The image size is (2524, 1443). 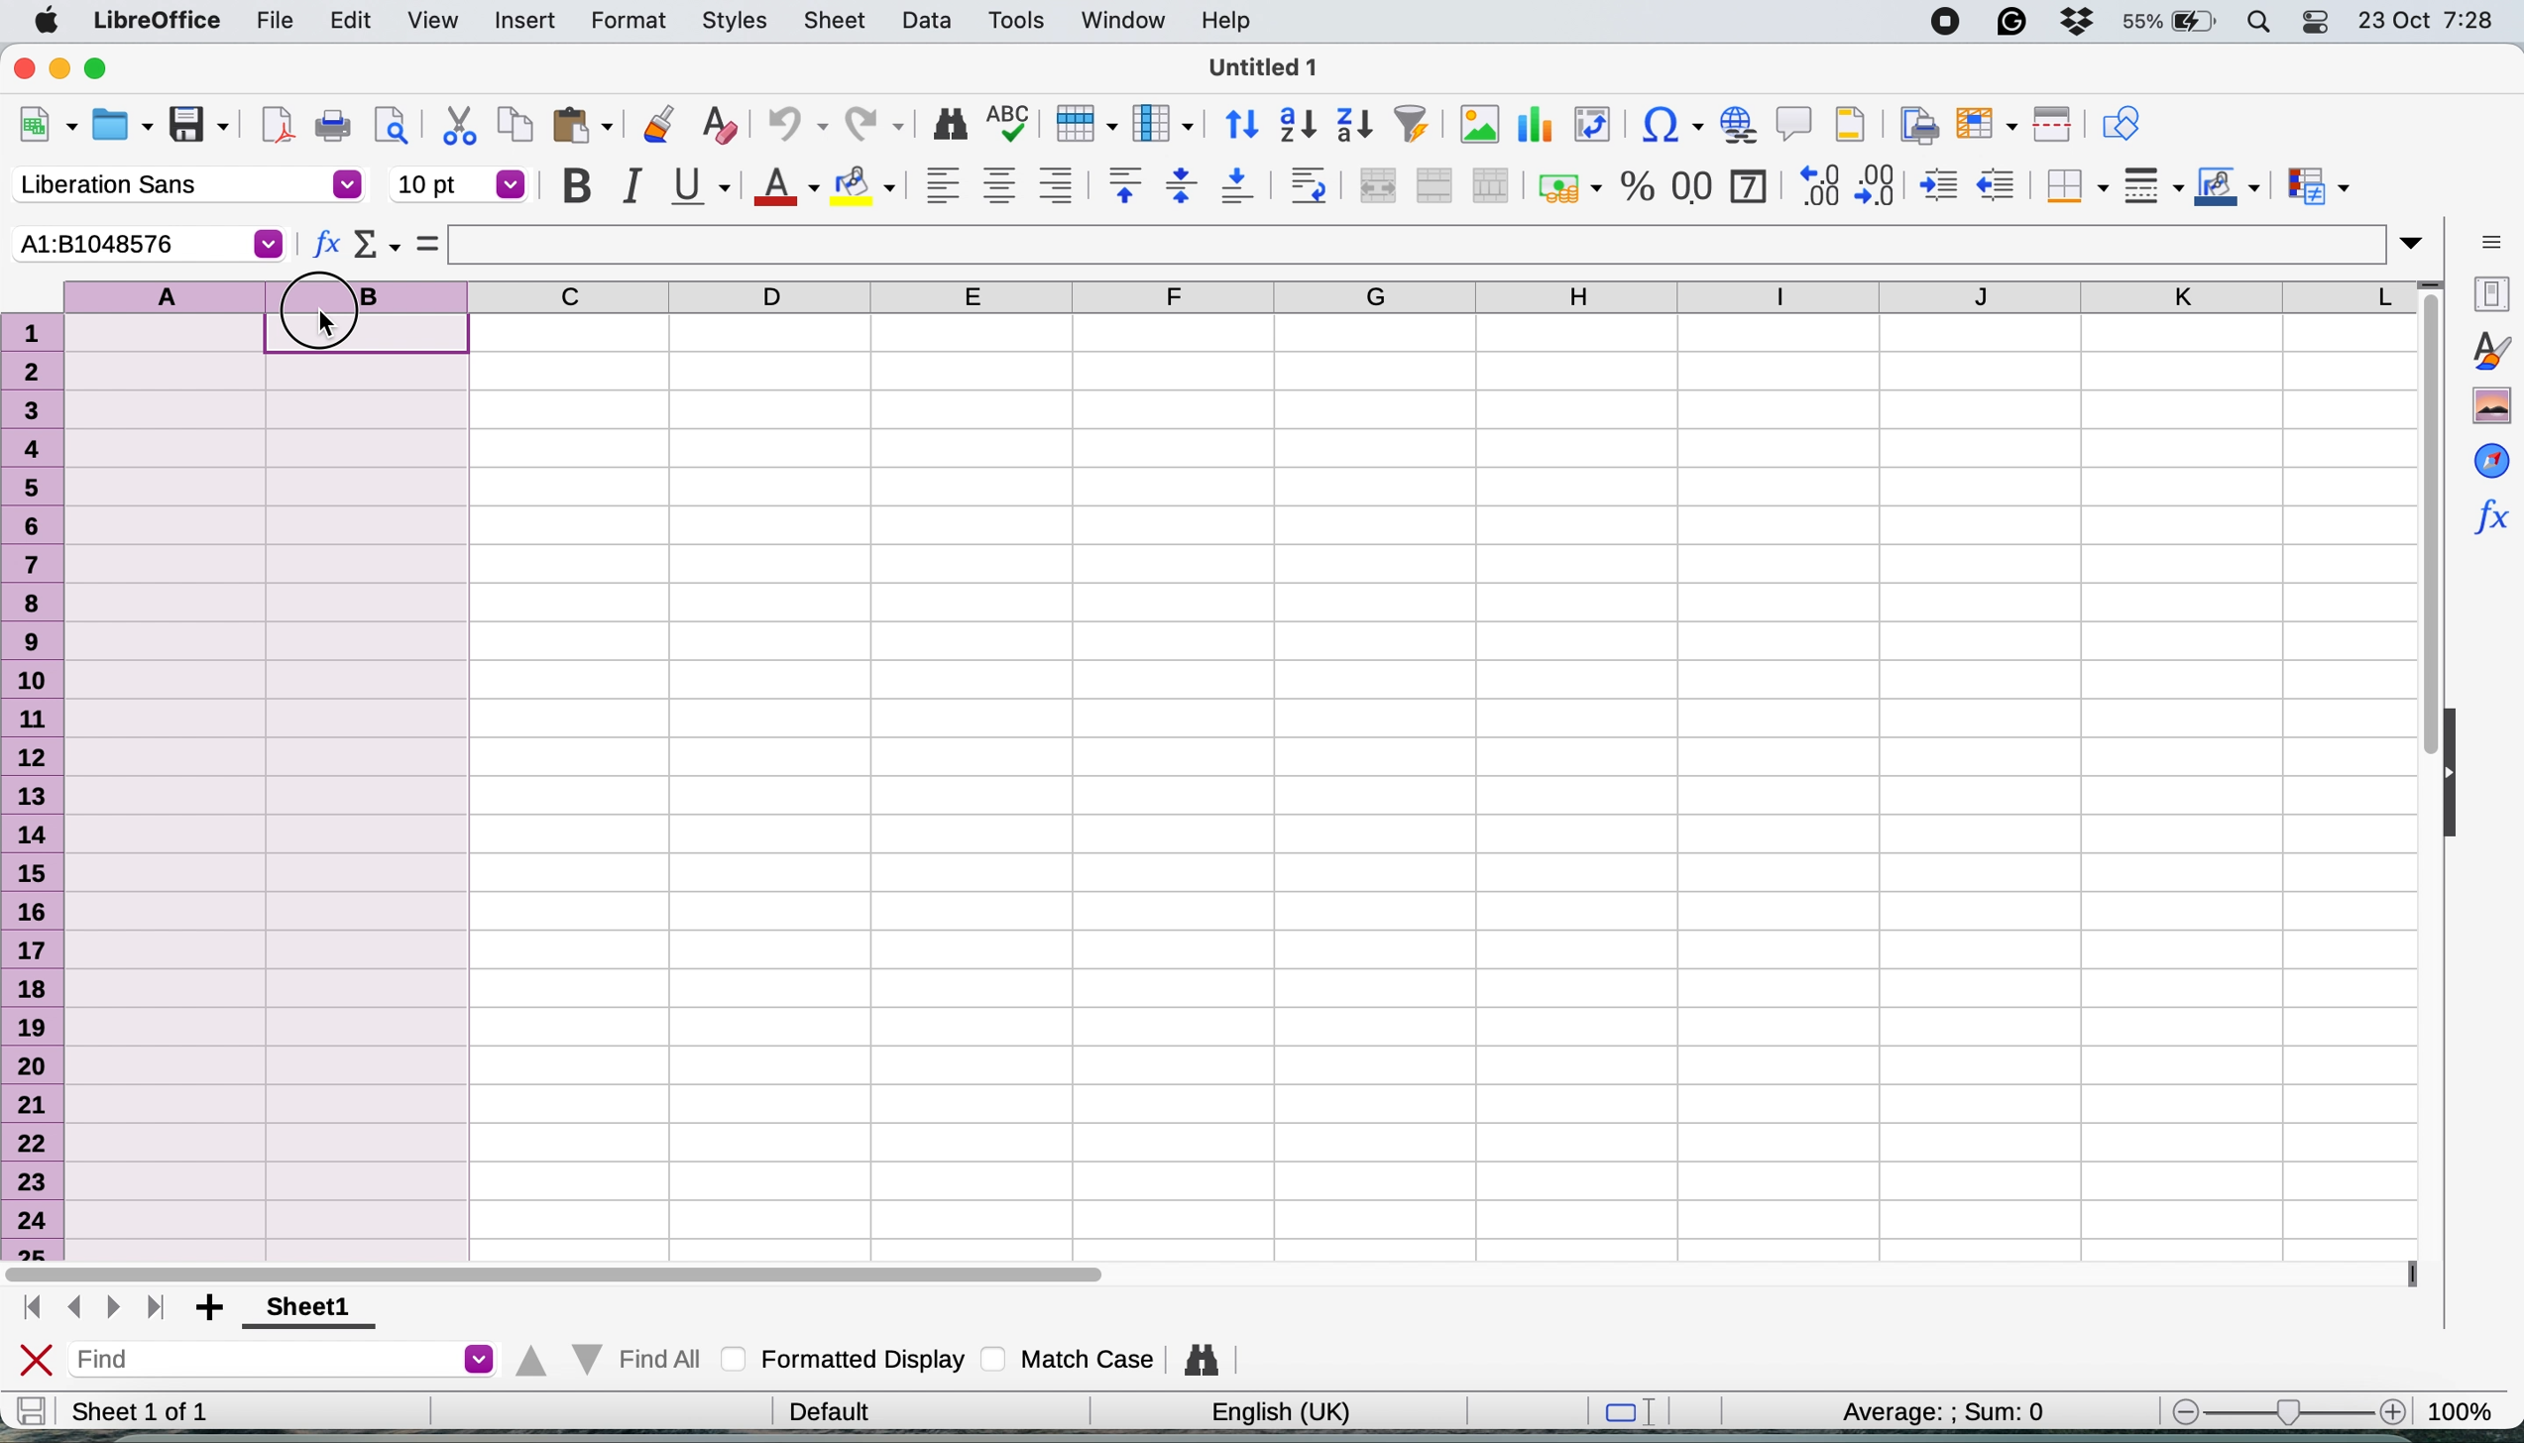 What do you see at coordinates (702, 186) in the screenshot?
I see `underline` at bounding box center [702, 186].